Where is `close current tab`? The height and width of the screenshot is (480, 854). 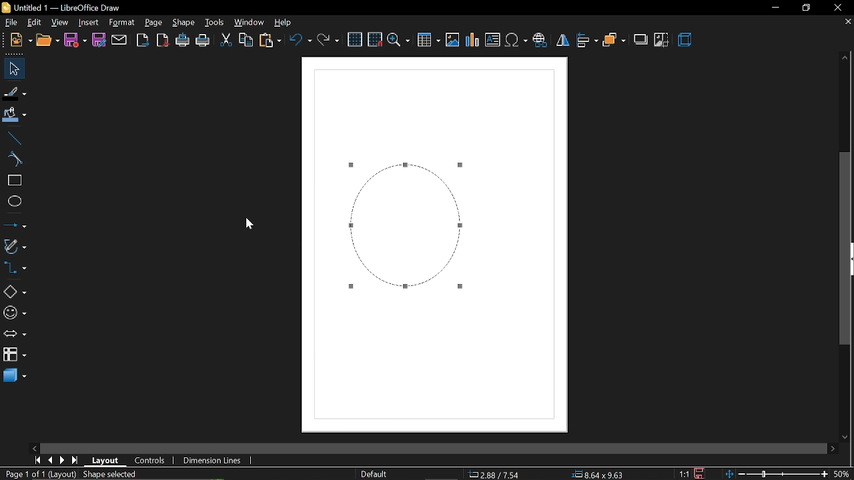 close current tab is located at coordinates (847, 23).